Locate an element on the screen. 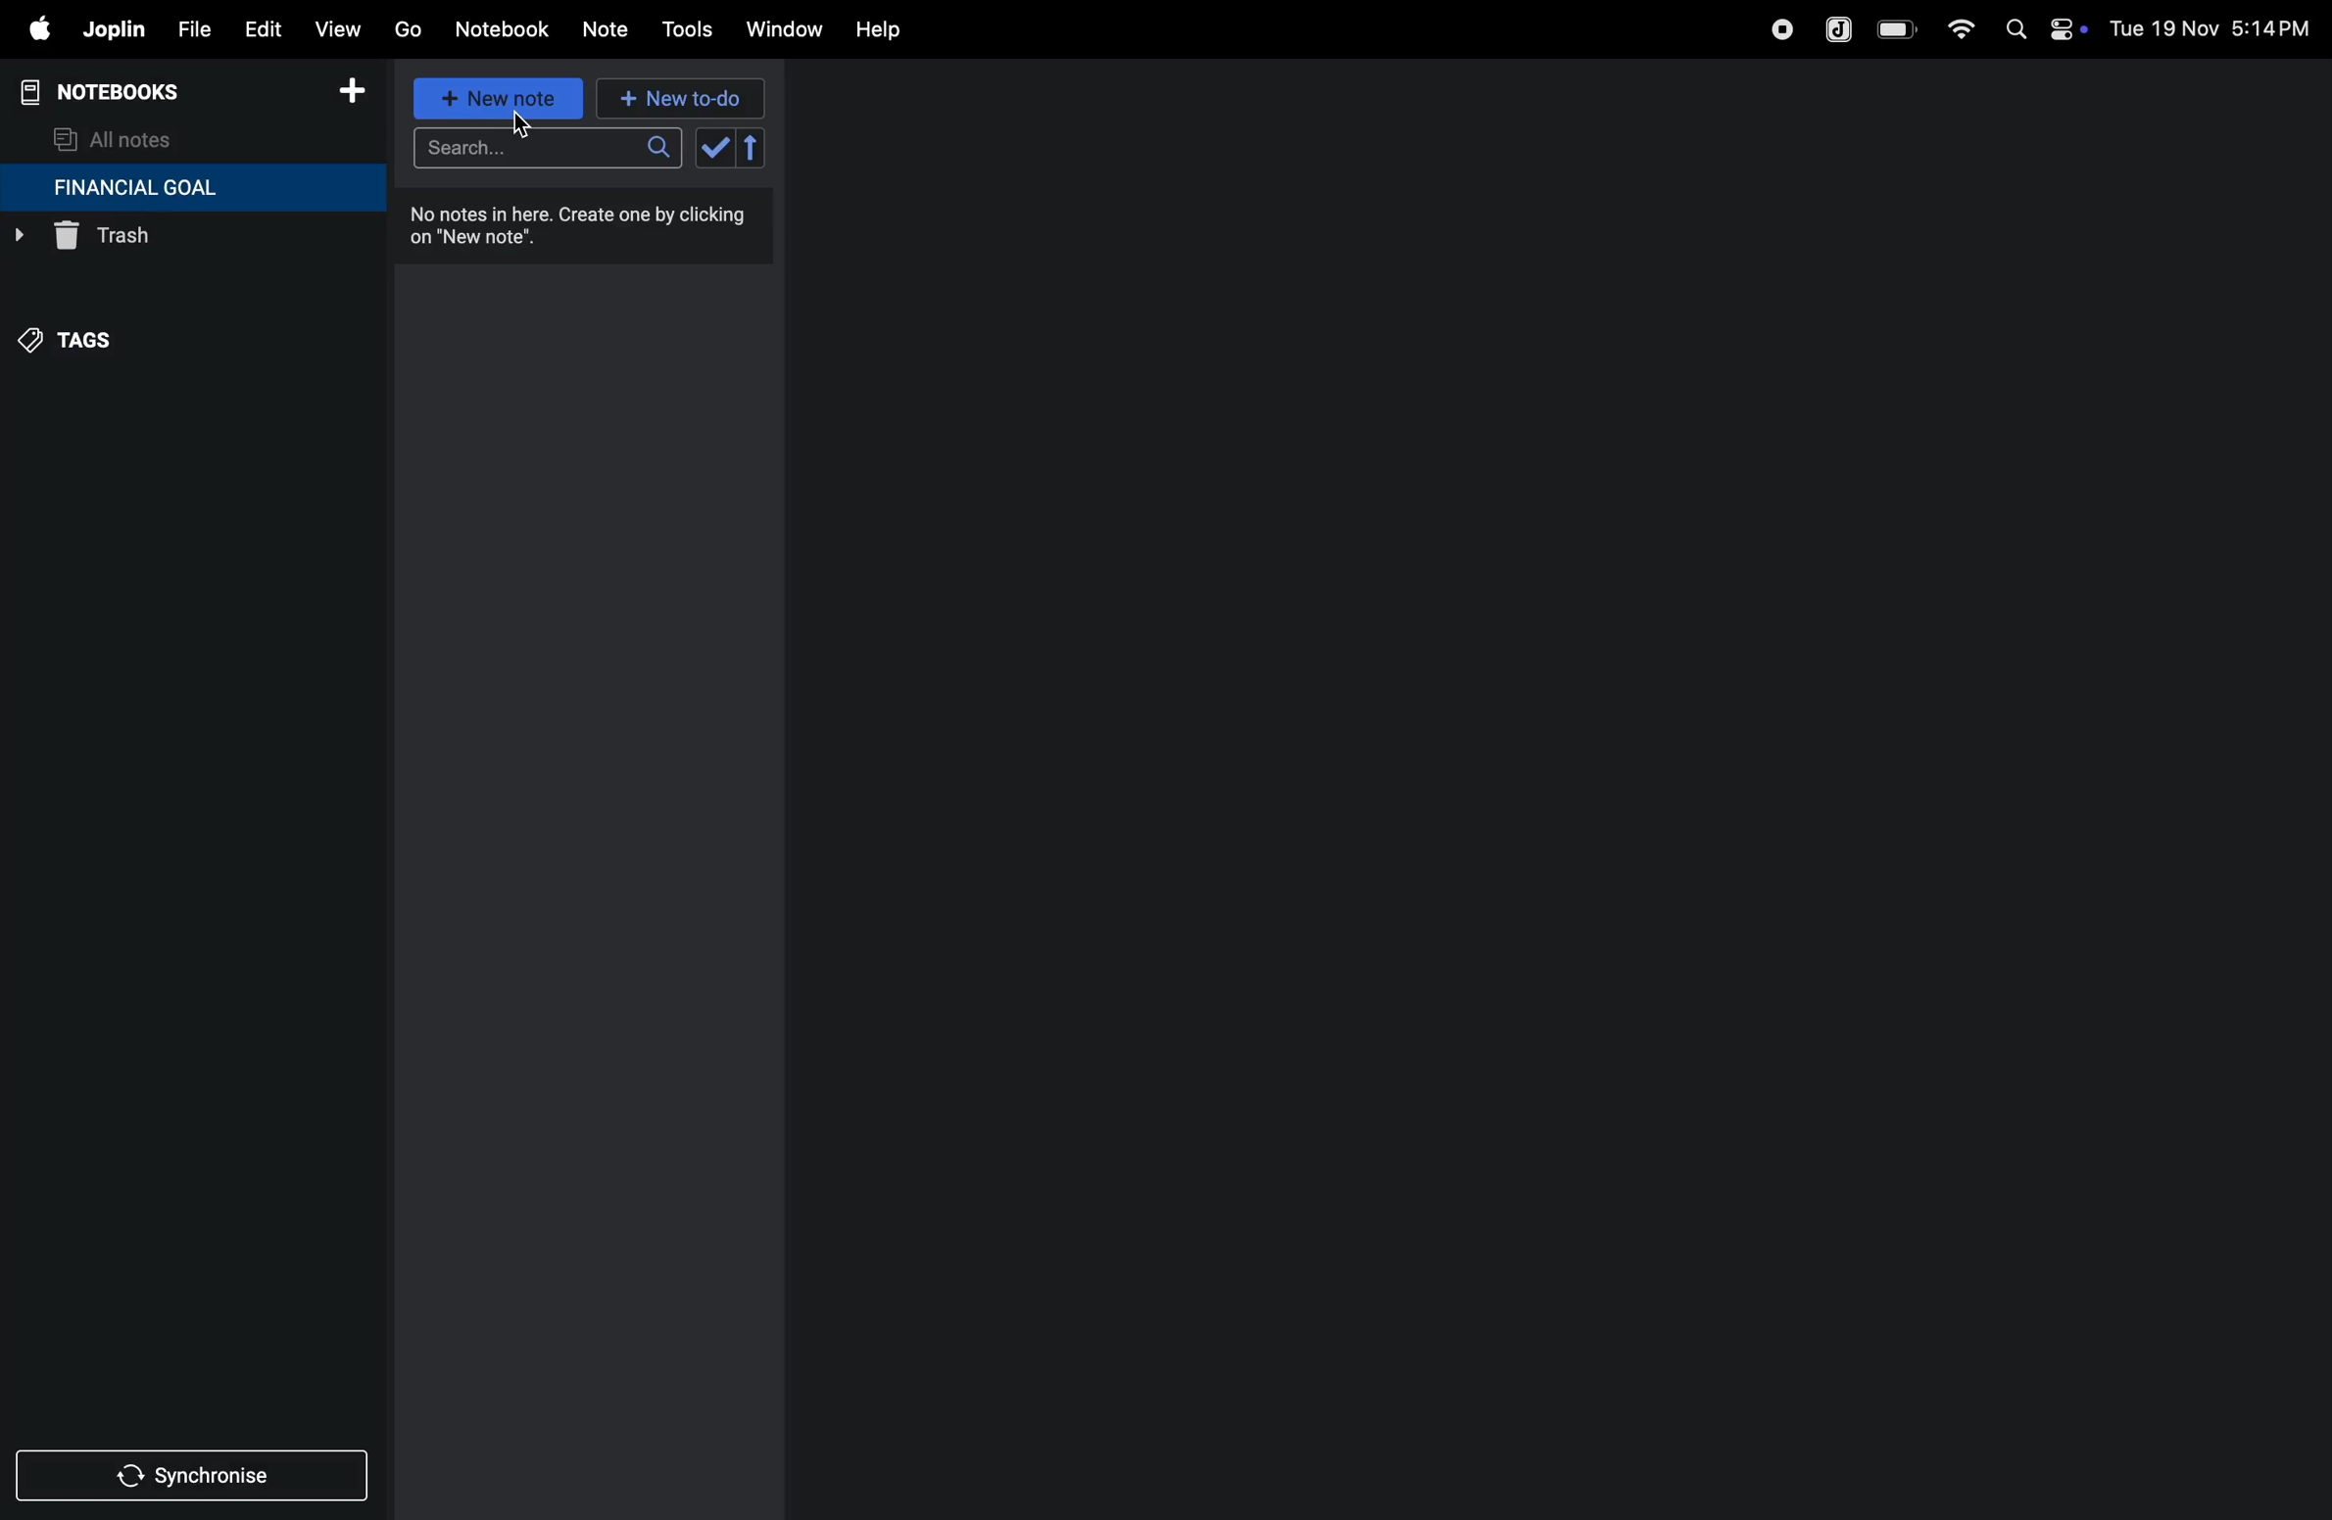 This screenshot has height=1520, width=2332. add is located at coordinates (352, 94).